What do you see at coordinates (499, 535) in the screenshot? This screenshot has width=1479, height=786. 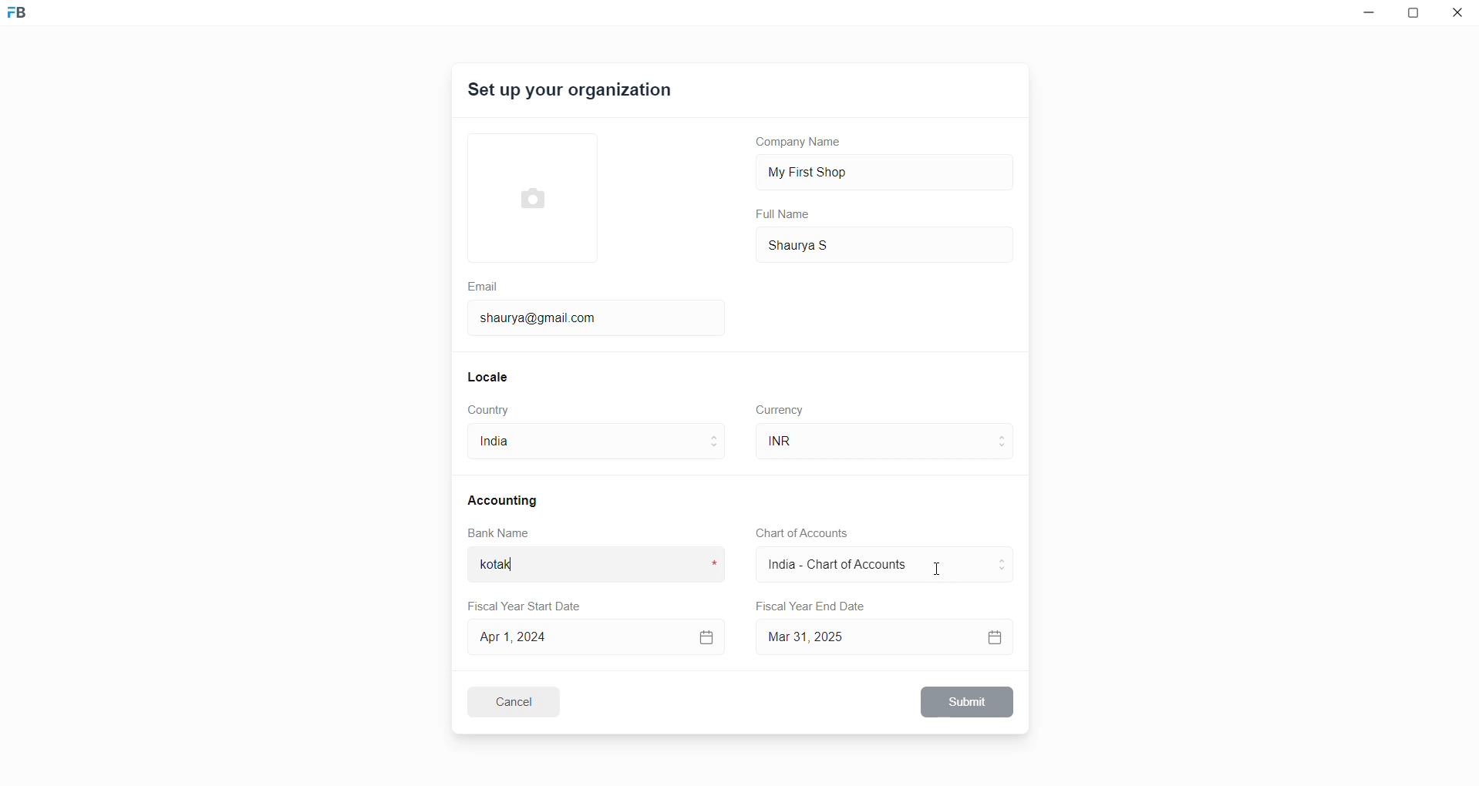 I see `Bank Name` at bounding box center [499, 535].